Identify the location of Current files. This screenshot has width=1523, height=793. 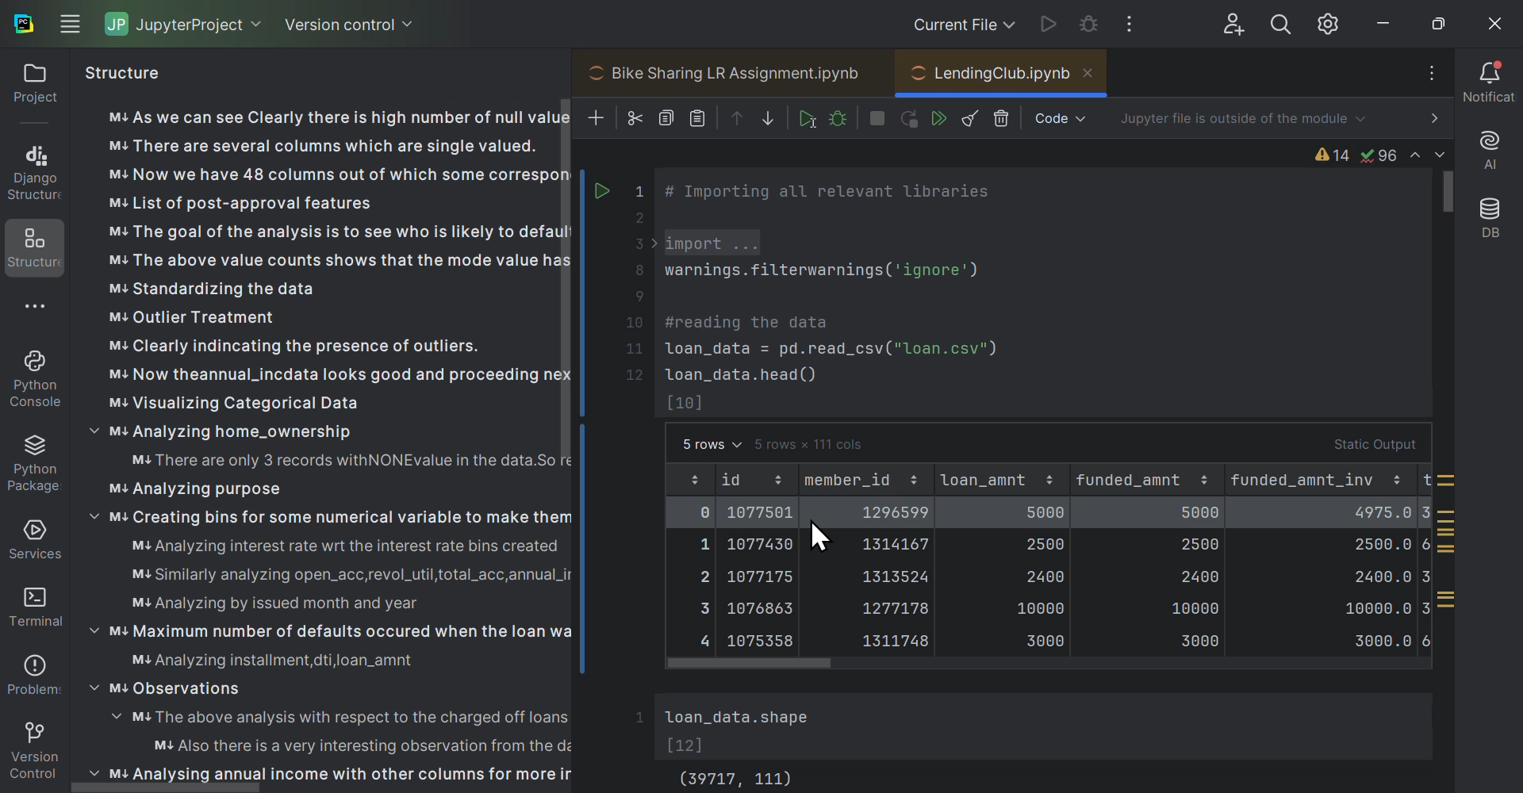
(965, 20).